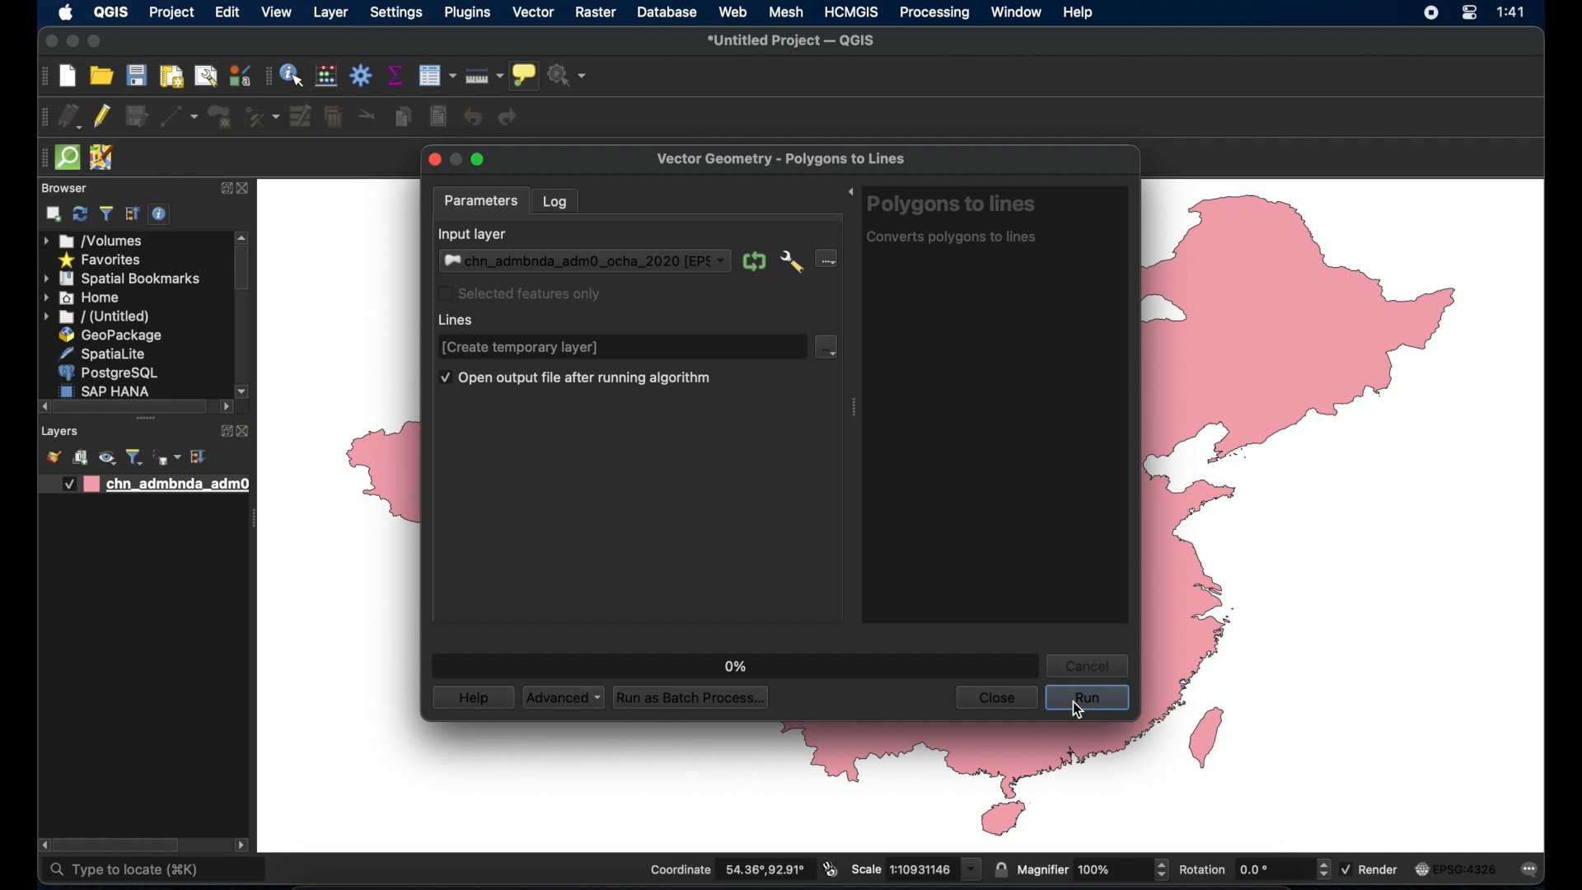 The height and width of the screenshot is (890, 1582). Describe the element at coordinates (69, 158) in the screenshot. I see `quick osm` at that location.